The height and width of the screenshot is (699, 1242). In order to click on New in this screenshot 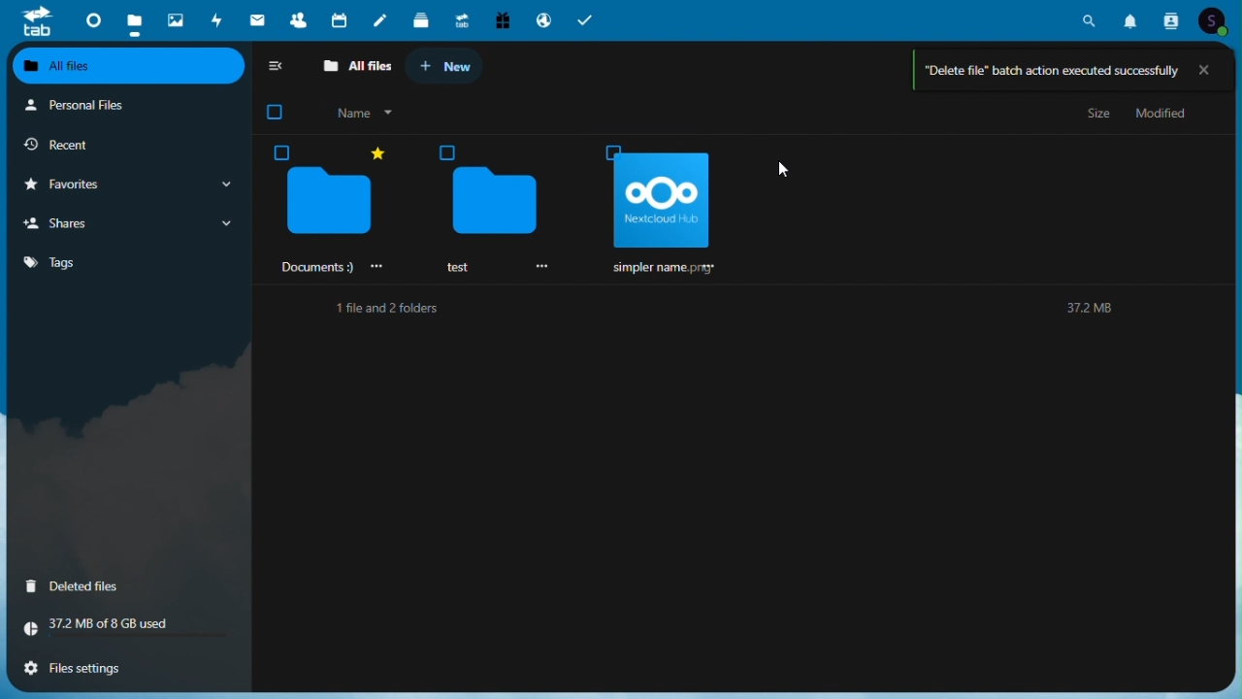, I will do `click(451, 64)`.